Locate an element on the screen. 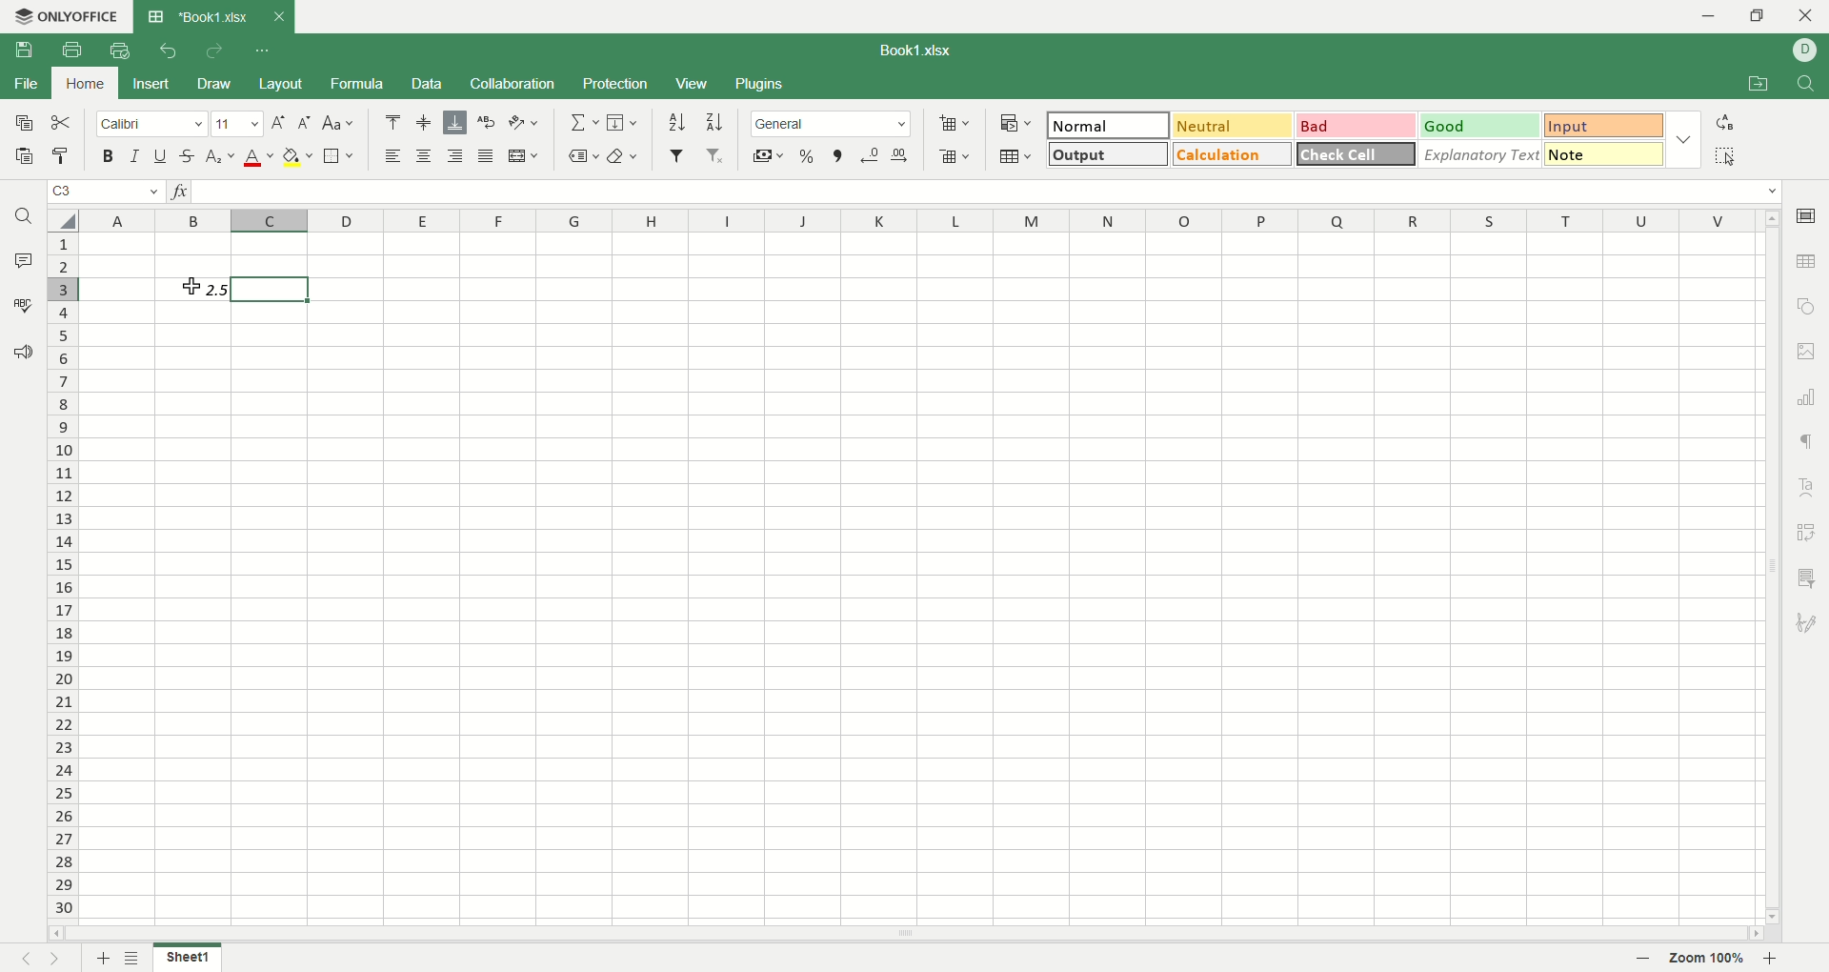 The height and width of the screenshot is (972, 1829). sort ascending is located at coordinates (678, 122).